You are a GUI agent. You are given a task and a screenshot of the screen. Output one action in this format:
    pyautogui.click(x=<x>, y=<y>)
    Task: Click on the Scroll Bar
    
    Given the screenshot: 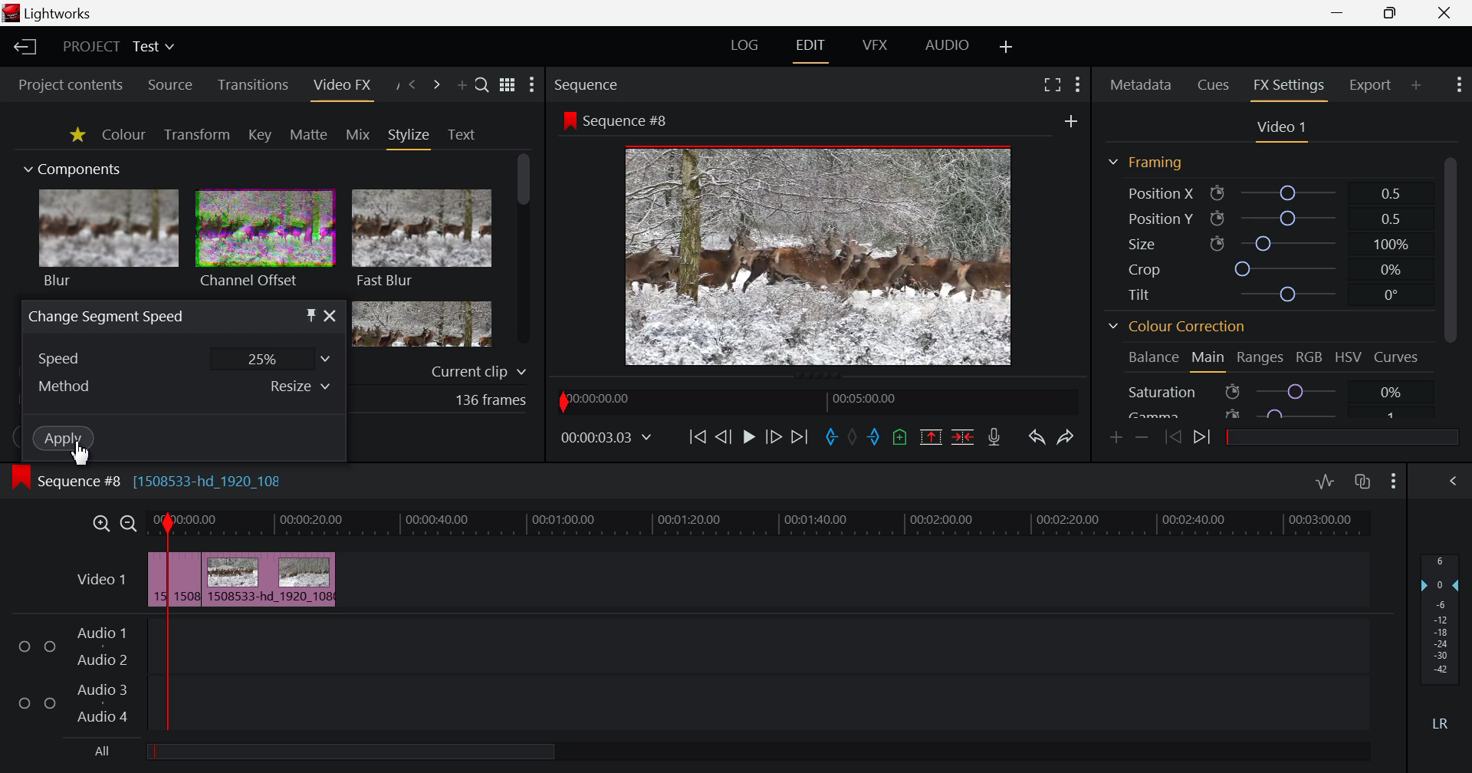 What is the action you would take?
    pyautogui.click(x=524, y=252)
    